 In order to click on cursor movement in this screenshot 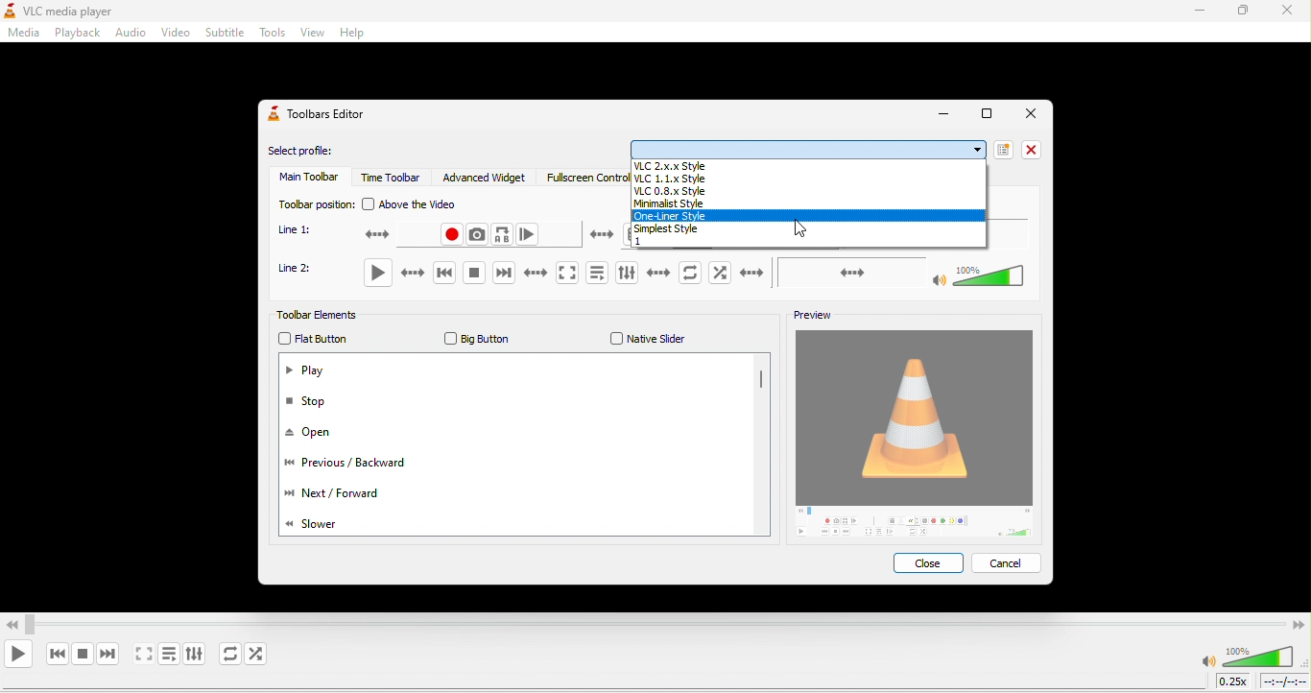, I will do `click(807, 232)`.